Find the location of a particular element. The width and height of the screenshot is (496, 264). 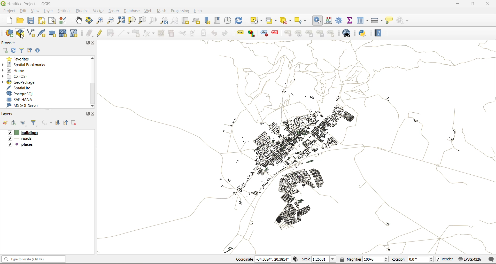

expand all is located at coordinates (58, 123).